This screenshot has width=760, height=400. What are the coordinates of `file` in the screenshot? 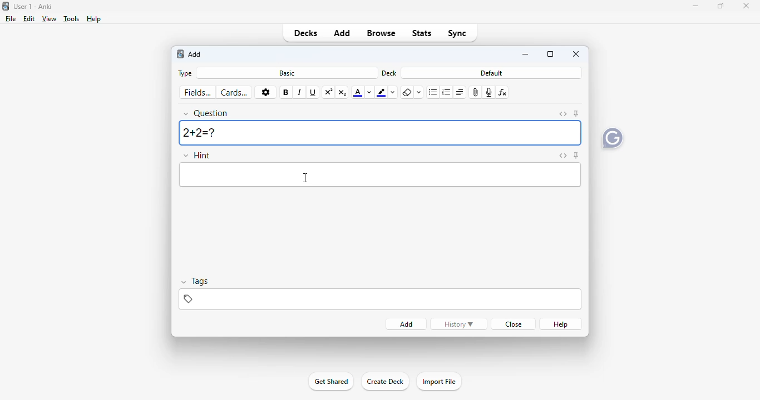 It's located at (11, 19).